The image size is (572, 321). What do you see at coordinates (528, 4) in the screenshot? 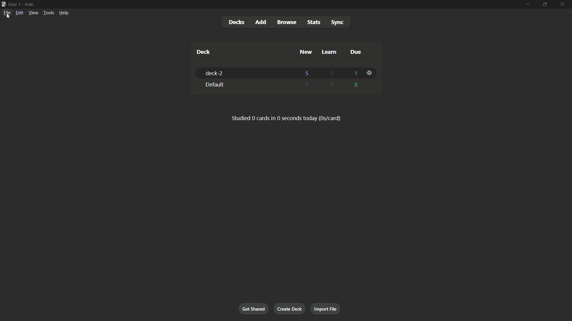
I see `minimize` at bounding box center [528, 4].